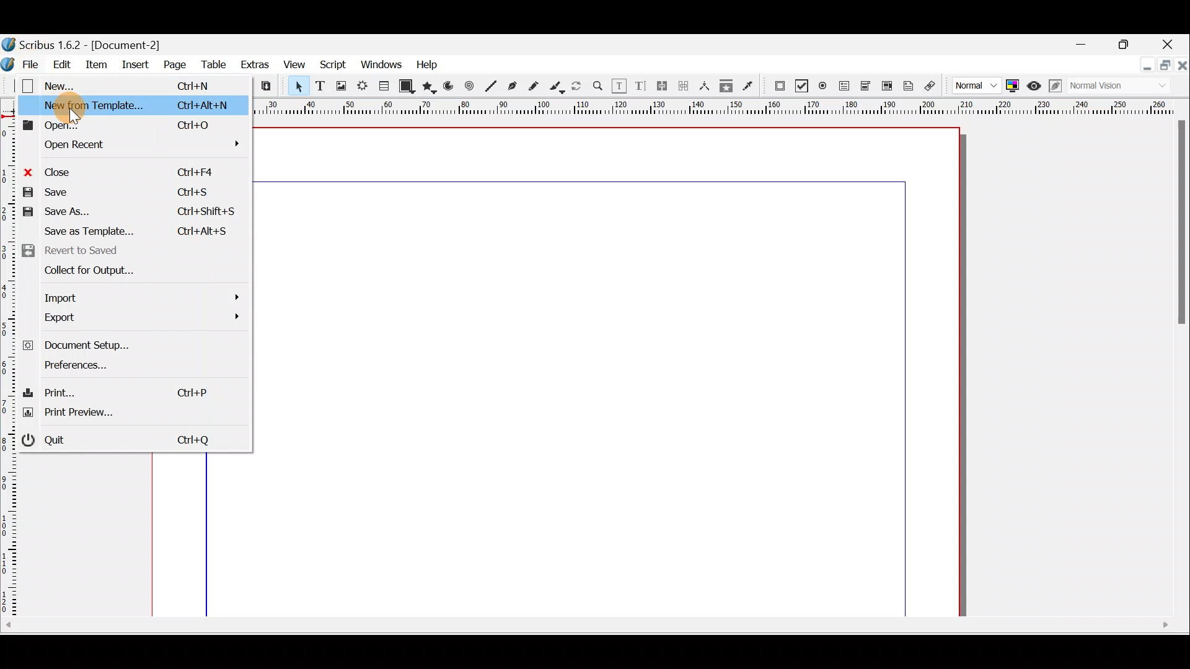  I want to click on Save, so click(132, 191).